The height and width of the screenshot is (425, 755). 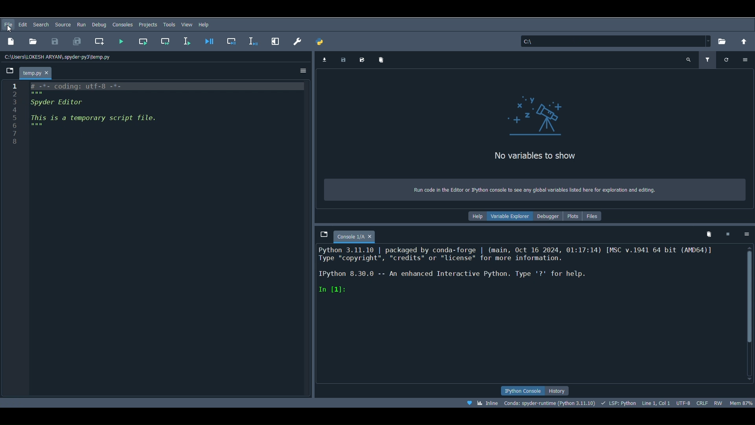 I want to click on Debug selection or current line, so click(x=254, y=40).